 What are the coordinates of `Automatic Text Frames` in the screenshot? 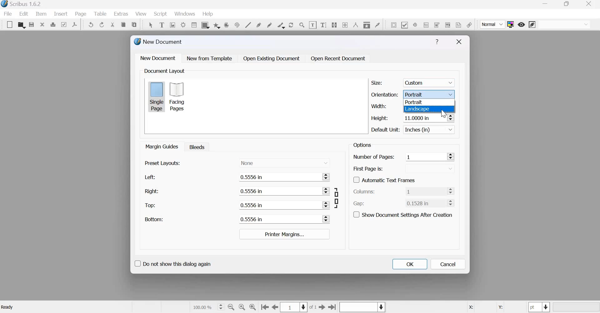 It's located at (384, 179).